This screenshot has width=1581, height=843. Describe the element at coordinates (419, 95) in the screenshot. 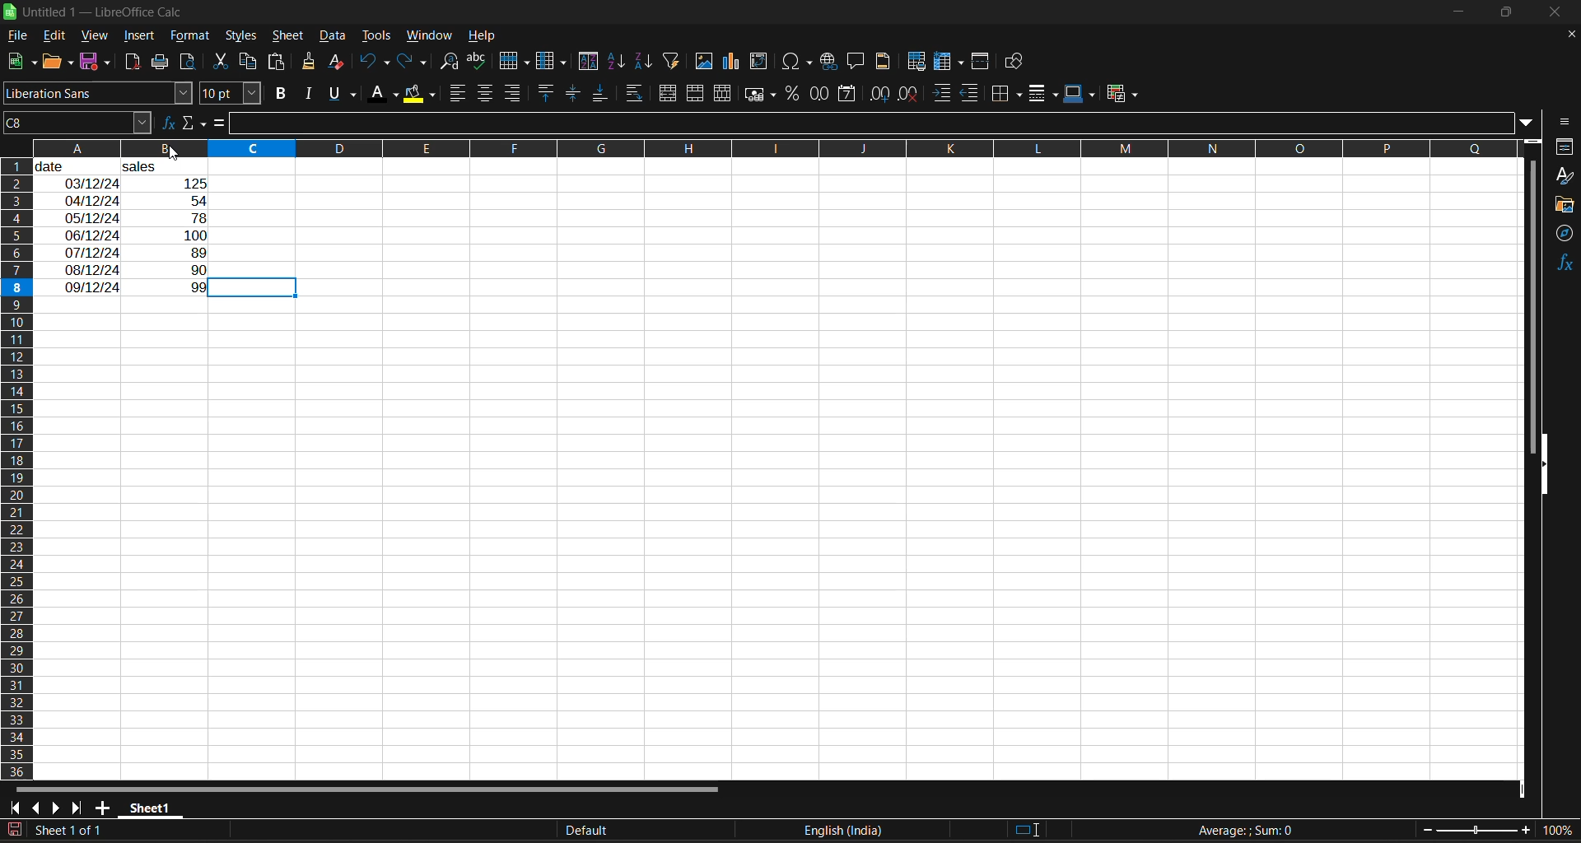

I see `background color` at that location.